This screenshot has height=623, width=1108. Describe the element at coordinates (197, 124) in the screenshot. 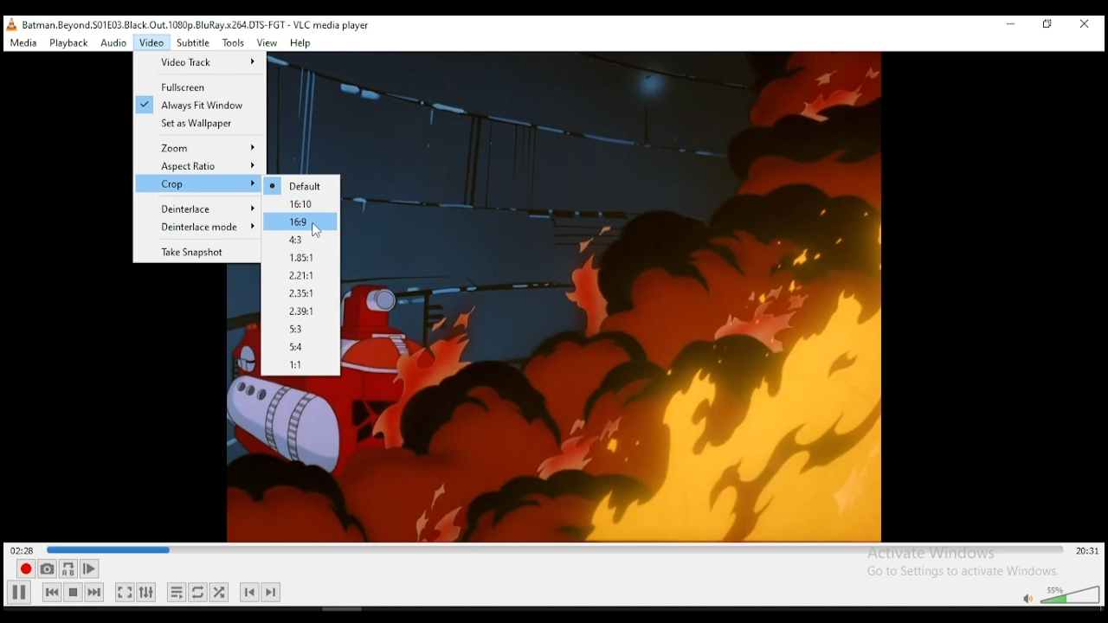

I see `Set as wallpaper` at that location.